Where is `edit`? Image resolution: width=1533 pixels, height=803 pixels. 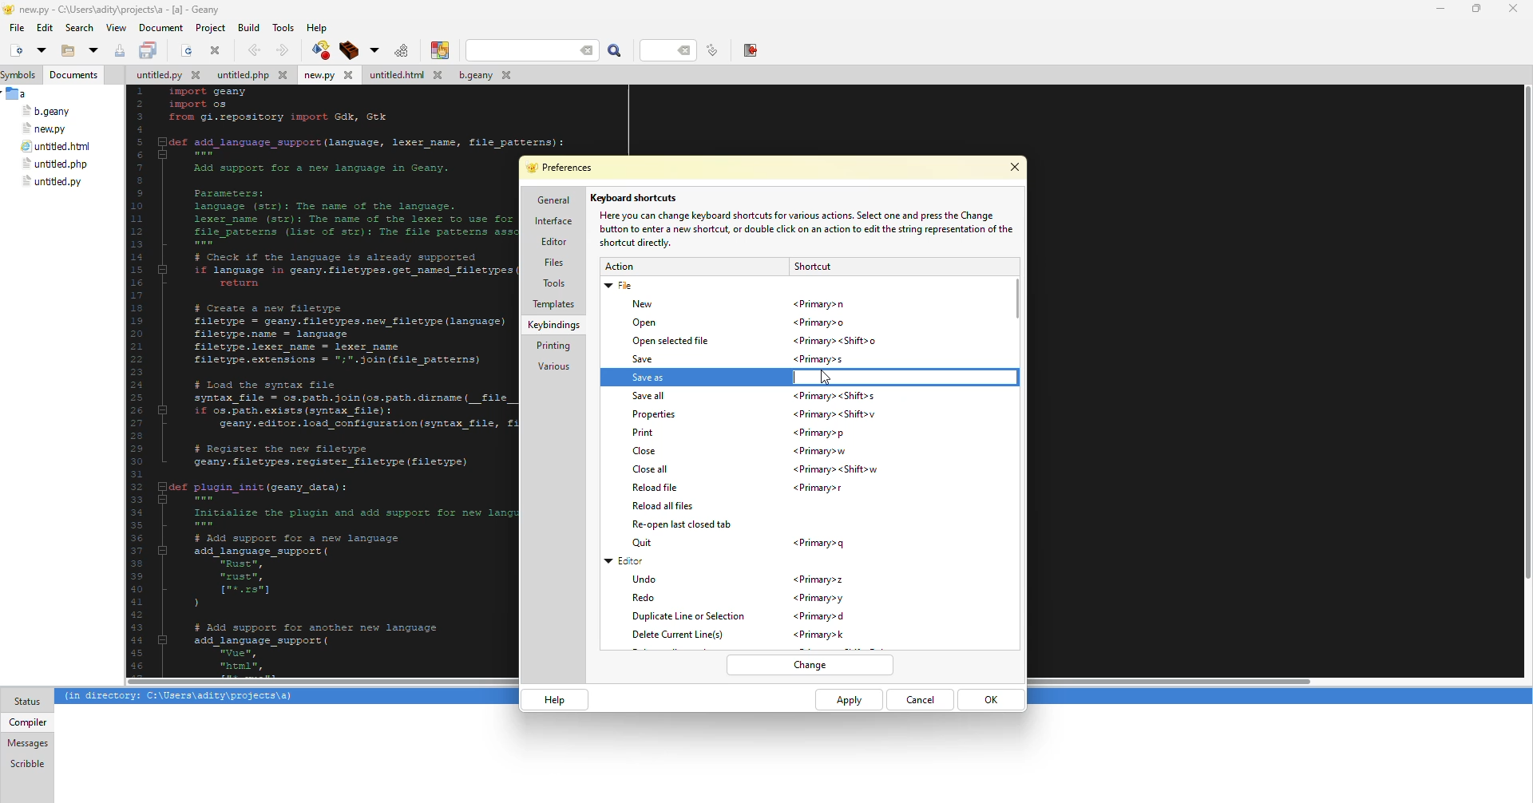
edit is located at coordinates (45, 29).